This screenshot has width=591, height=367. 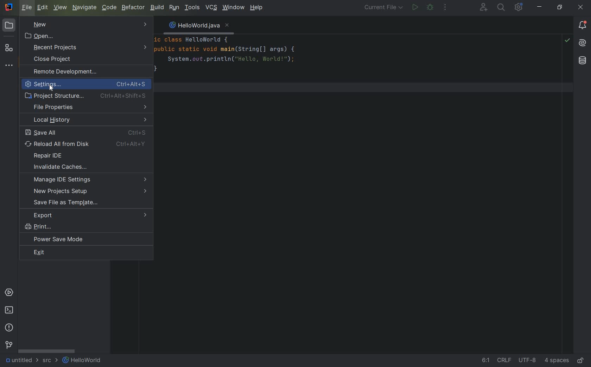 What do you see at coordinates (157, 7) in the screenshot?
I see `BUILD` at bounding box center [157, 7].